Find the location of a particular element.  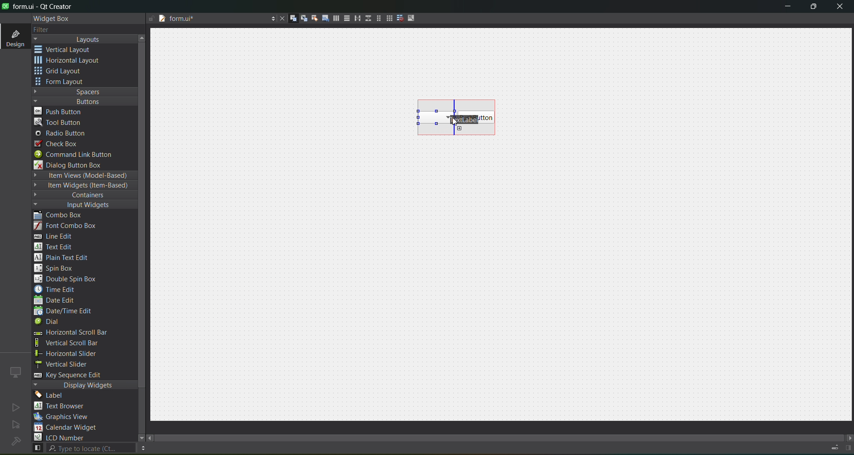

graphics is located at coordinates (65, 416).